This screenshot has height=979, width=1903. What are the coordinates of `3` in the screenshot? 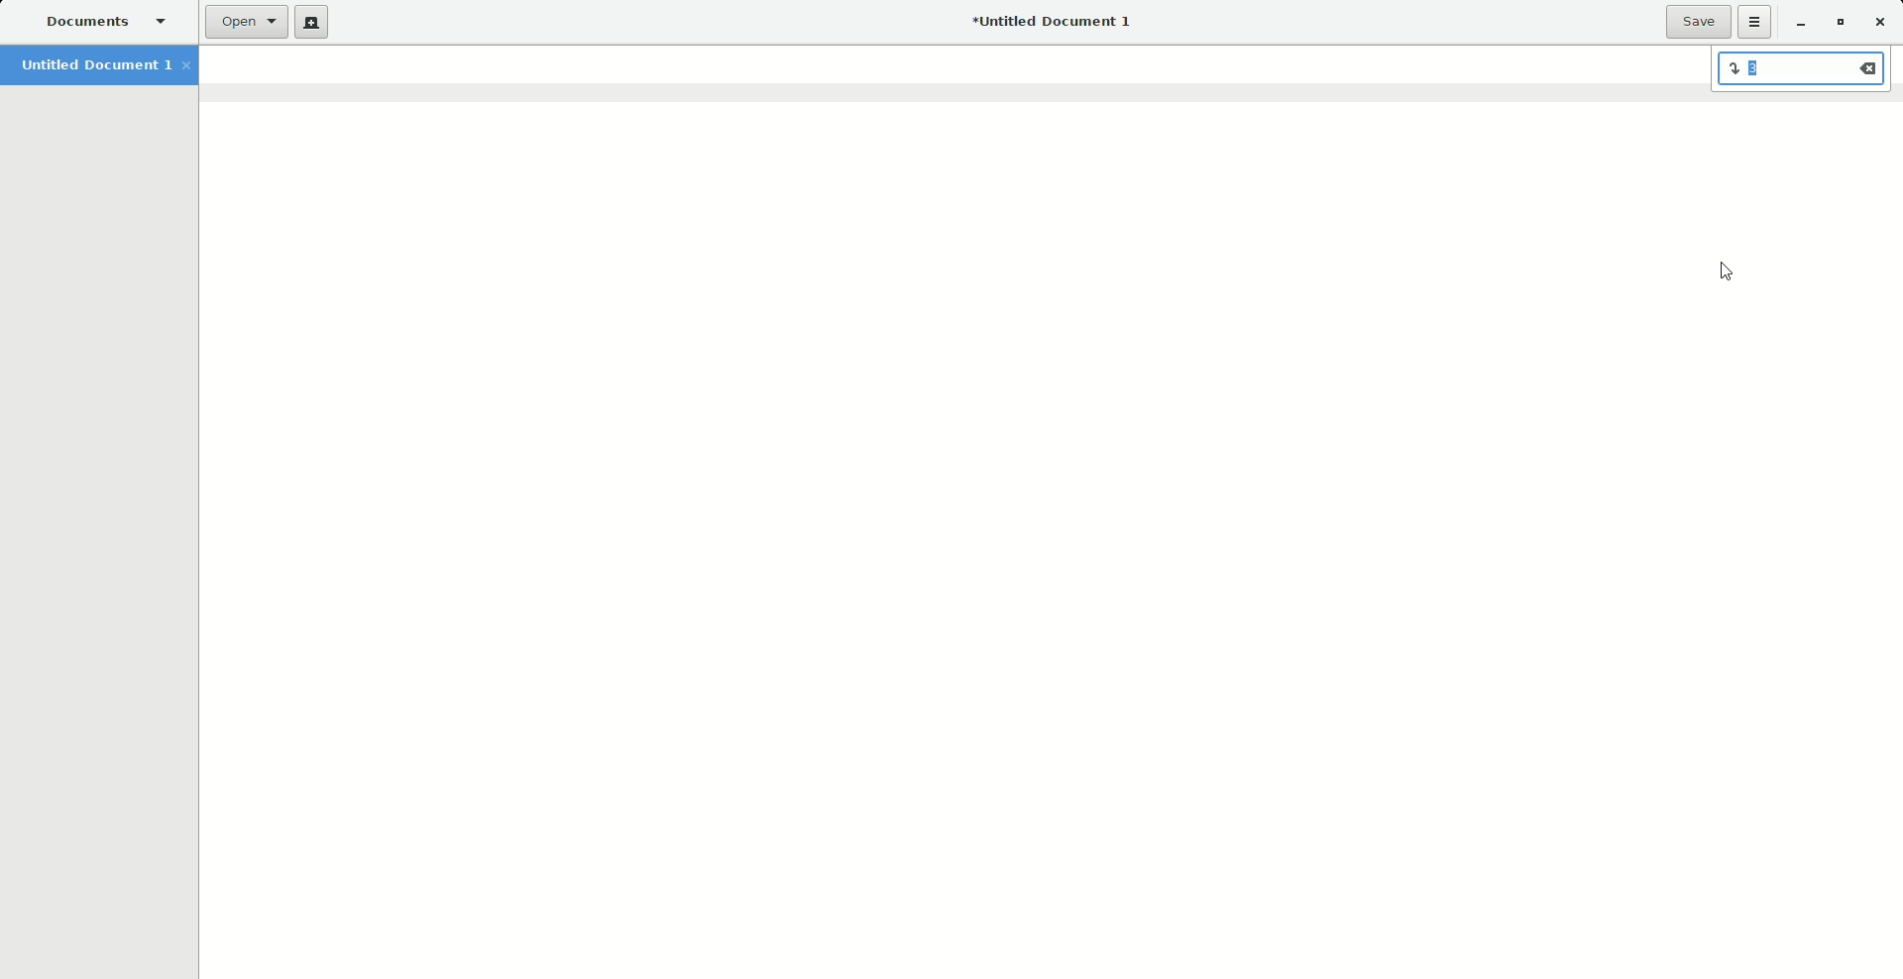 It's located at (1802, 70).